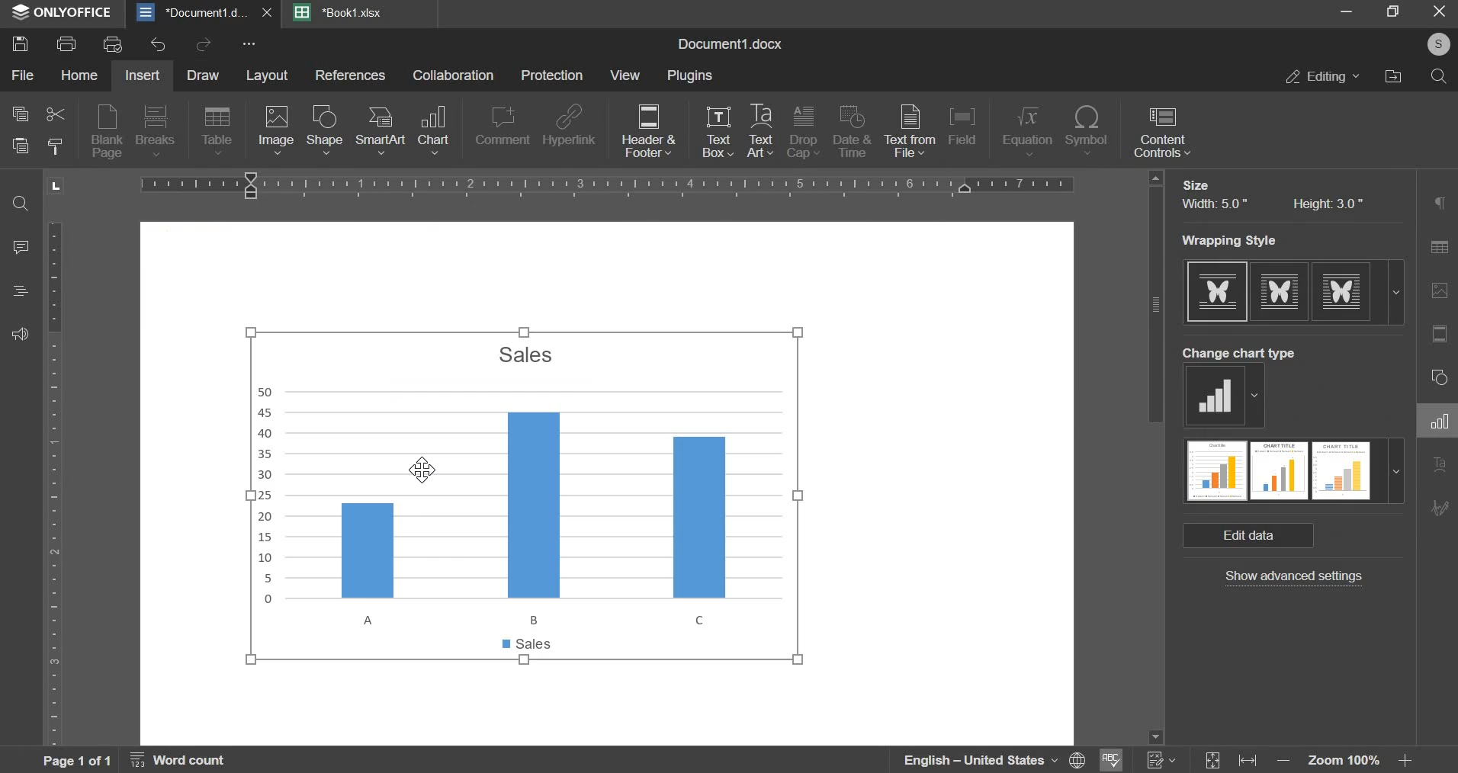 This screenshot has height=773, width=1458. What do you see at coordinates (104, 133) in the screenshot?
I see `insert blank page` at bounding box center [104, 133].